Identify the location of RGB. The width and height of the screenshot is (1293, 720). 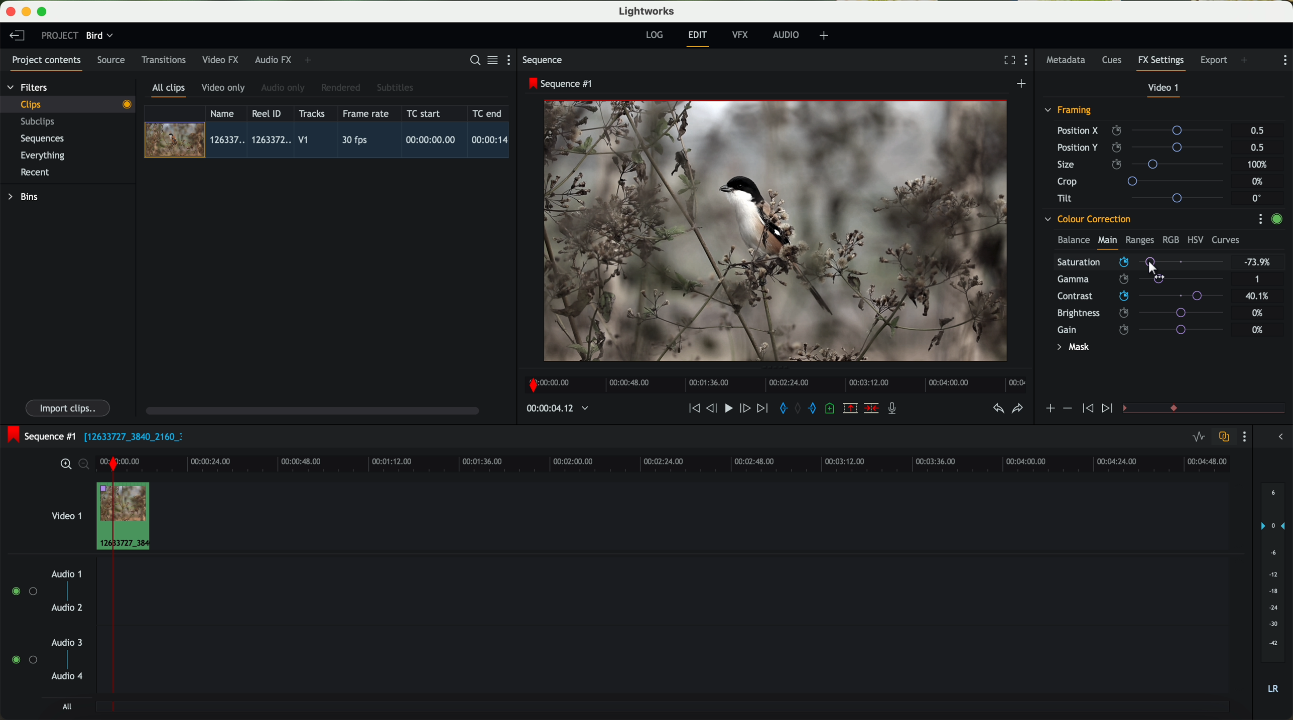
(1170, 239).